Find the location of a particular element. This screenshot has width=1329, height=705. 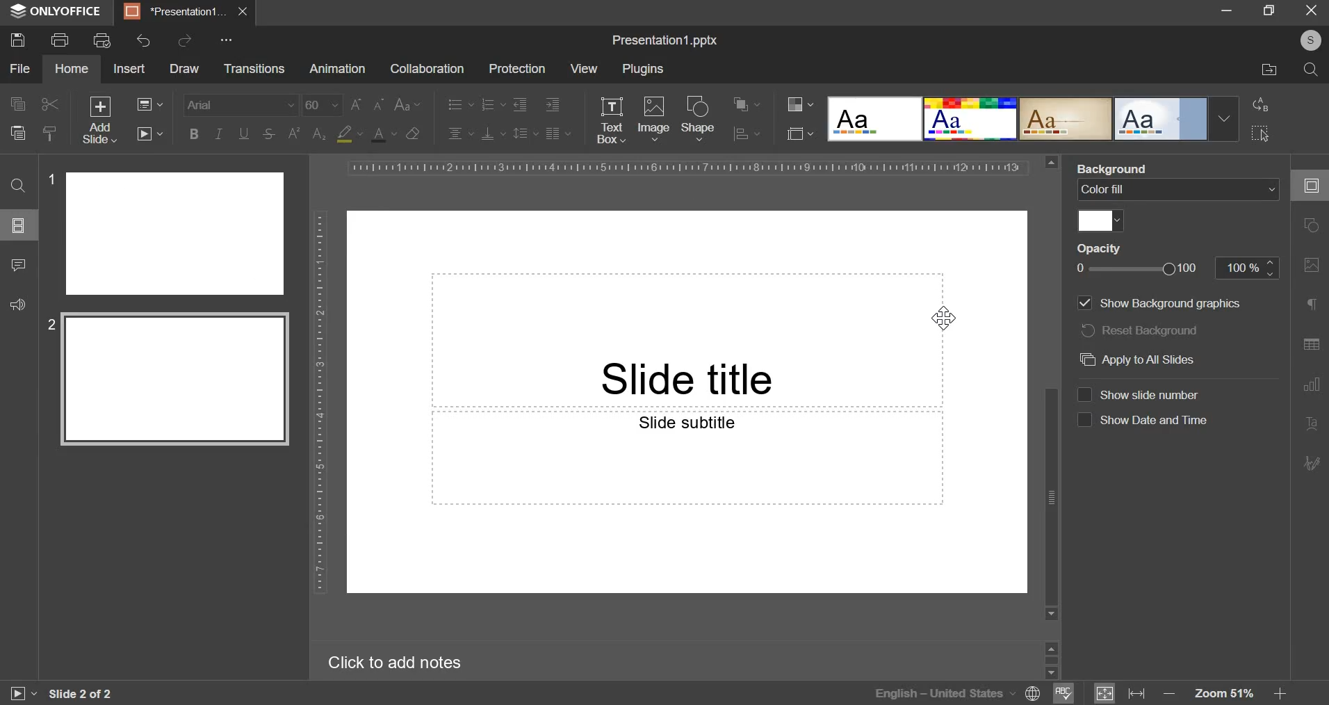

zoom out is located at coordinates (1171, 695).